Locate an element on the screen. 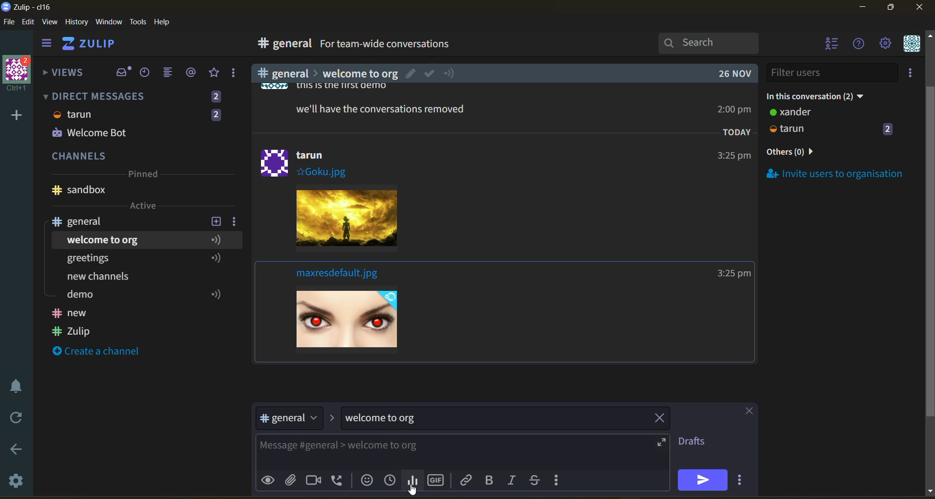 The image size is (935, 499). channel settings is located at coordinates (236, 221).